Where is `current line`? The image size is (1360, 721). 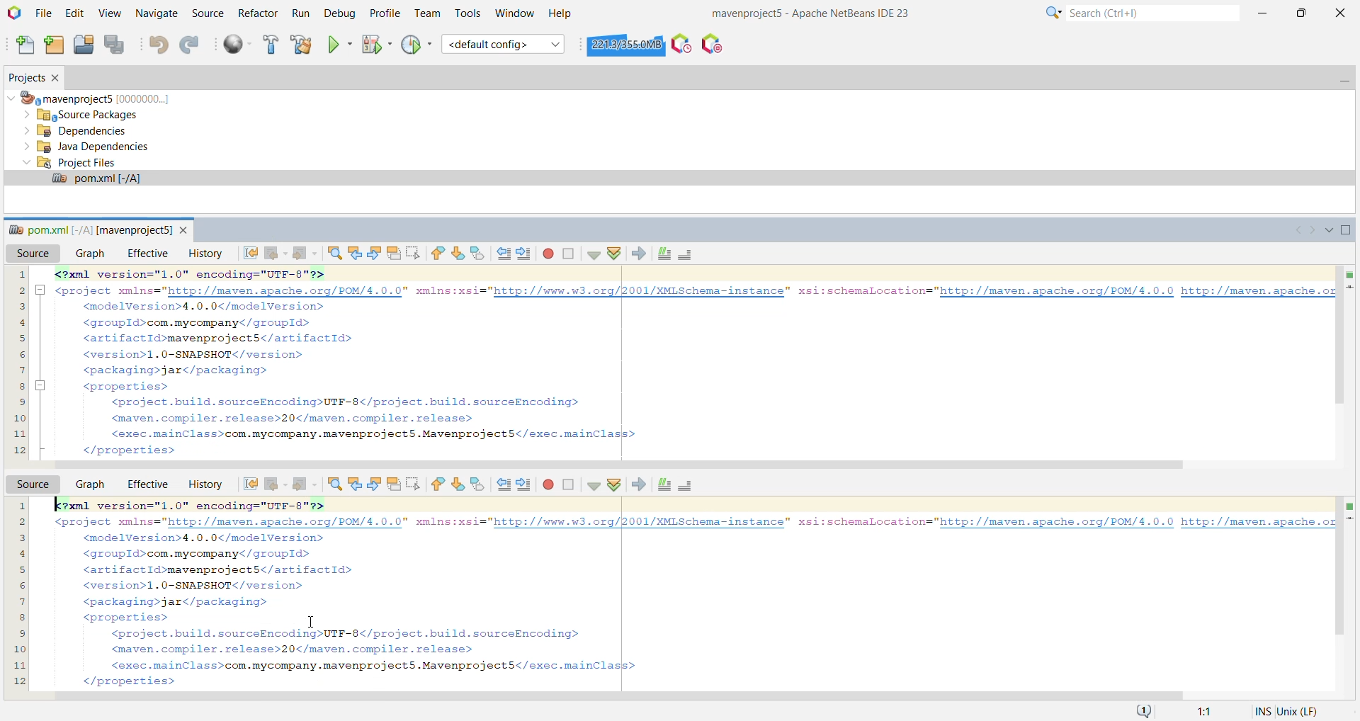
current line is located at coordinates (1350, 520).